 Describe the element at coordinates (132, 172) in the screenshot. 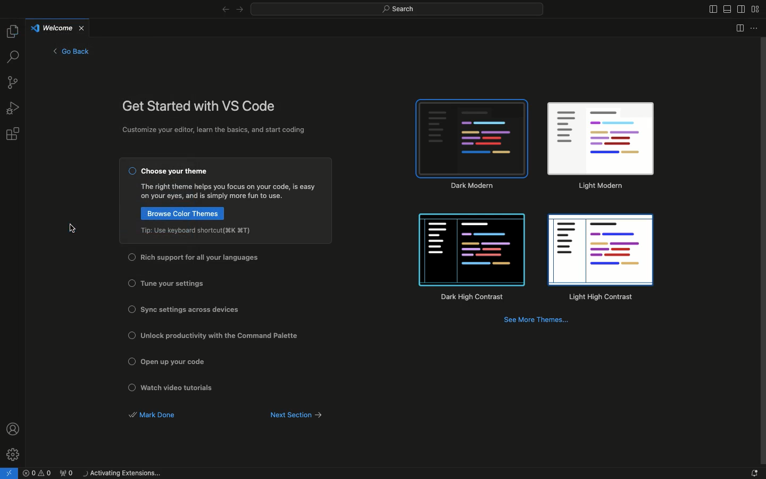

I see `Checkbox` at that location.